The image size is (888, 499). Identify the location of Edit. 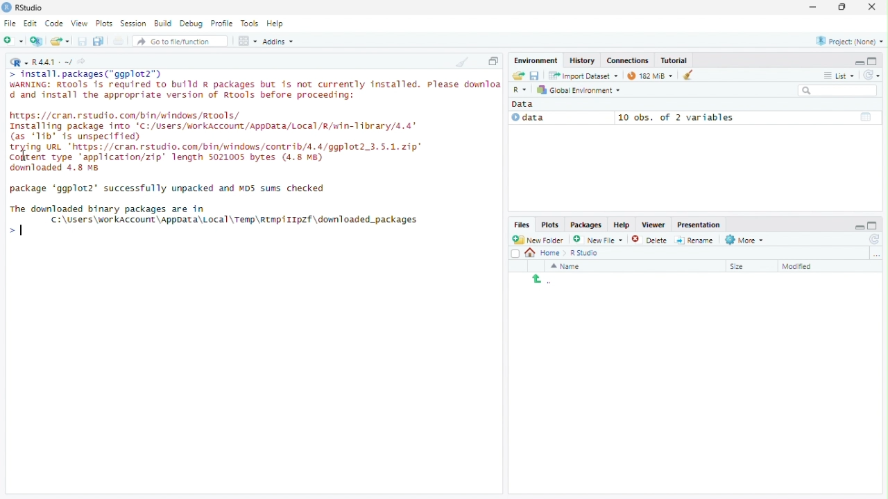
(31, 24).